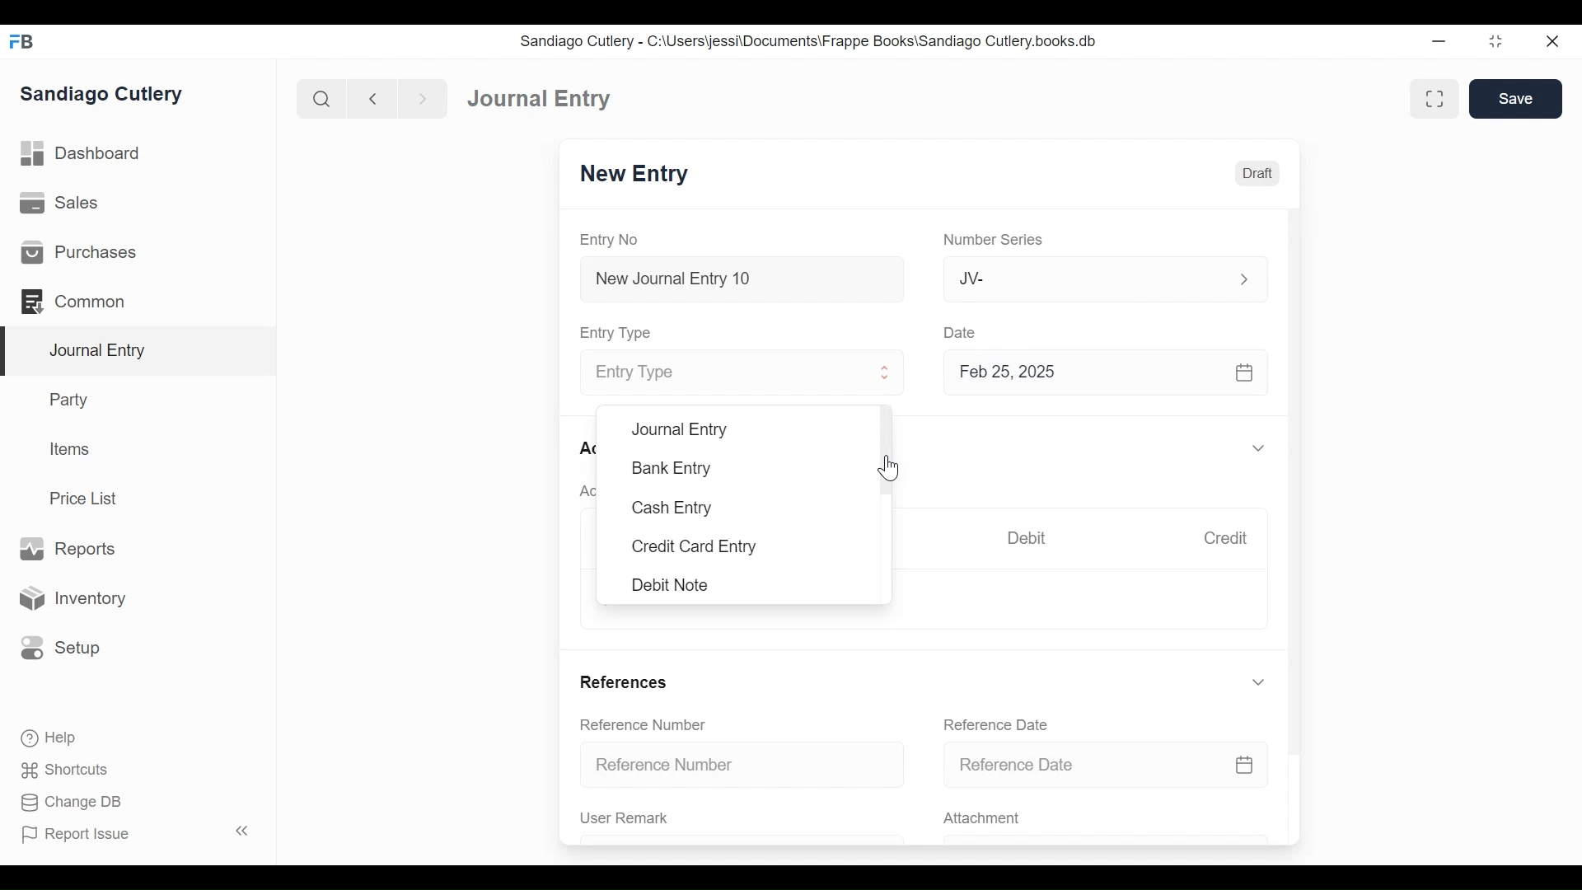 The width and height of the screenshot is (1582, 890). Describe the element at coordinates (672, 469) in the screenshot. I see `Bank Entry` at that location.